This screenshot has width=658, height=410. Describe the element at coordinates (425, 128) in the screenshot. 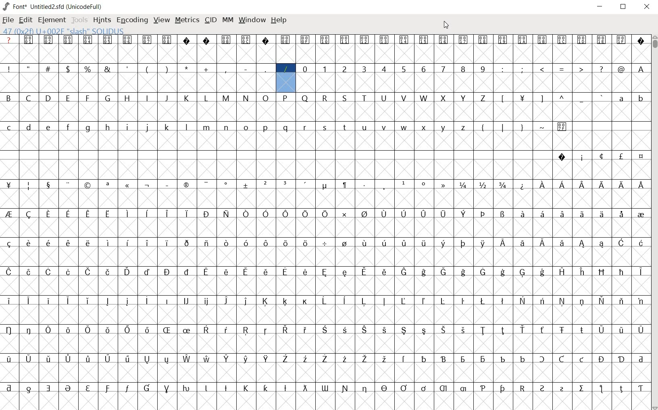

I see `glyph` at that location.